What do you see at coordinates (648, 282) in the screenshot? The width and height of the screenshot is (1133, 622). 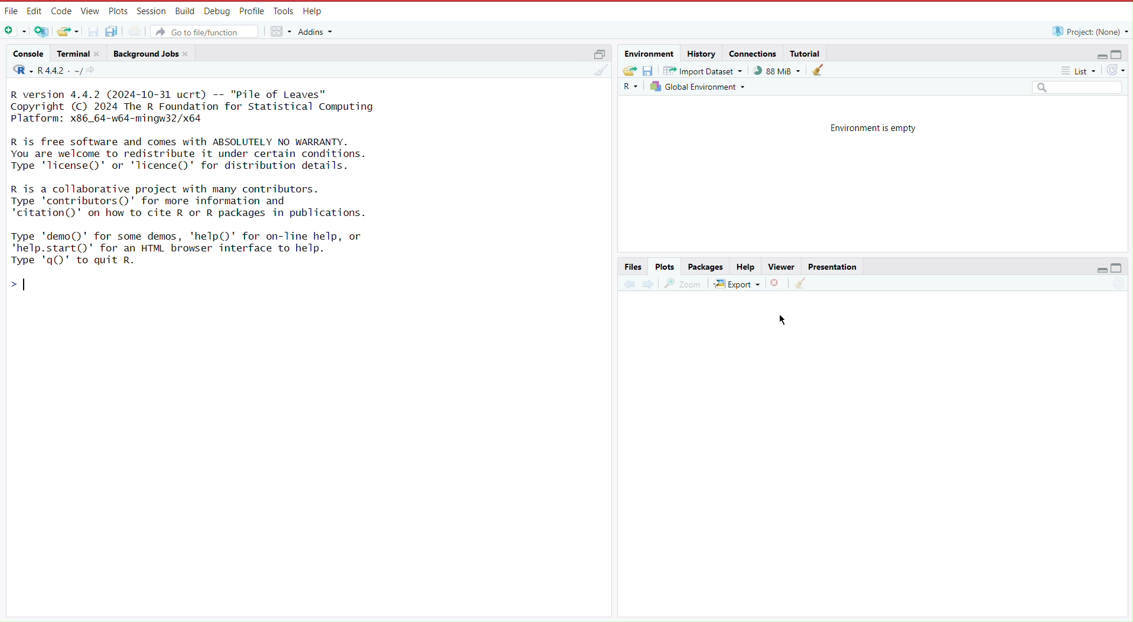 I see `Go forward to the next source location (Ctrl + F10)` at bounding box center [648, 282].